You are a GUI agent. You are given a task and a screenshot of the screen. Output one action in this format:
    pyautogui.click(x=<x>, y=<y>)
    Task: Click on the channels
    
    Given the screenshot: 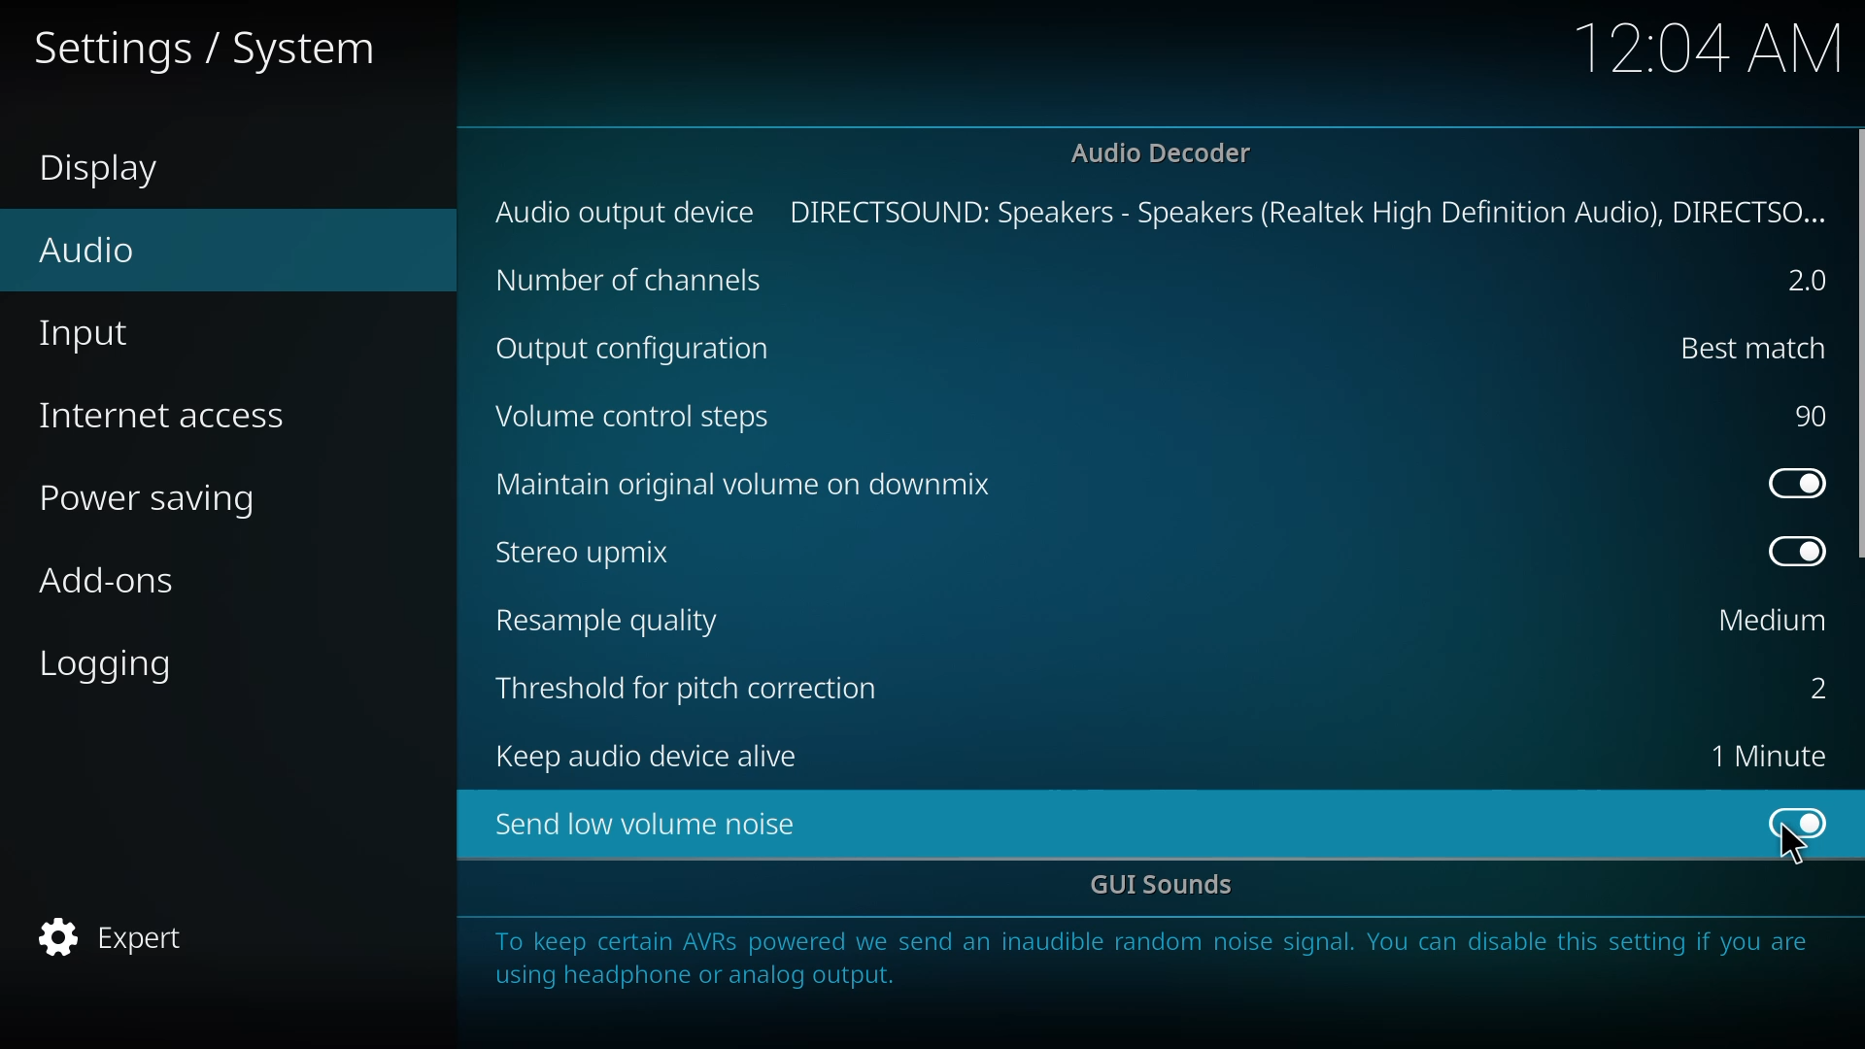 What is the action you would take?
    pyautogui.click(x=637, y=277)
    